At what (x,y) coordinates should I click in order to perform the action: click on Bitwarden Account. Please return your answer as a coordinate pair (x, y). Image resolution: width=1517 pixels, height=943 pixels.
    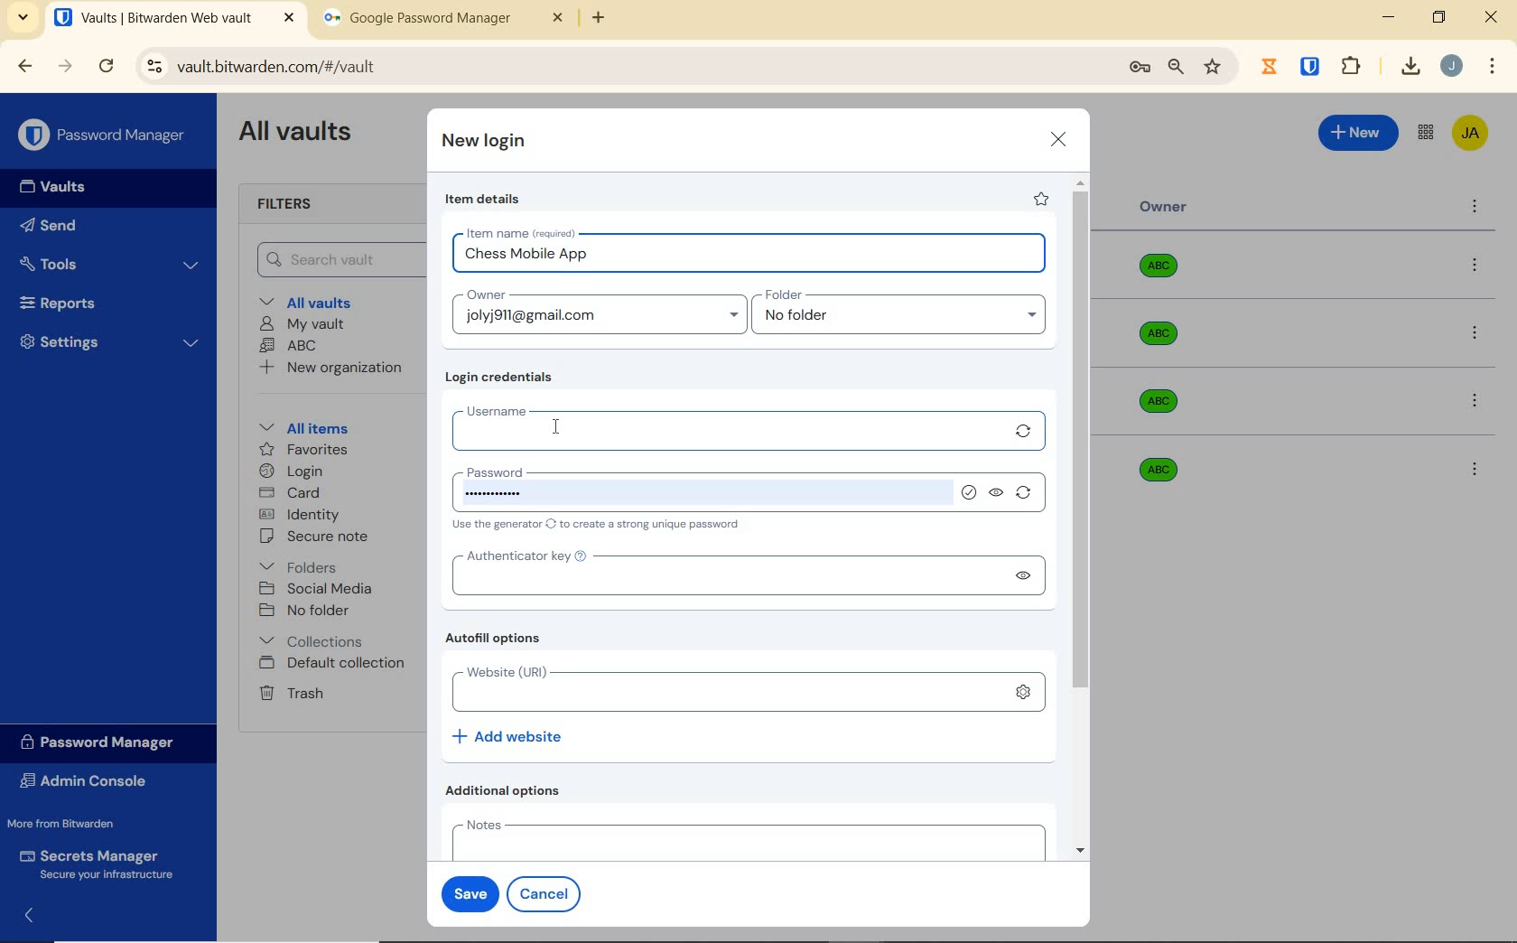
    Looking at the image, I should click on (1470, 135).